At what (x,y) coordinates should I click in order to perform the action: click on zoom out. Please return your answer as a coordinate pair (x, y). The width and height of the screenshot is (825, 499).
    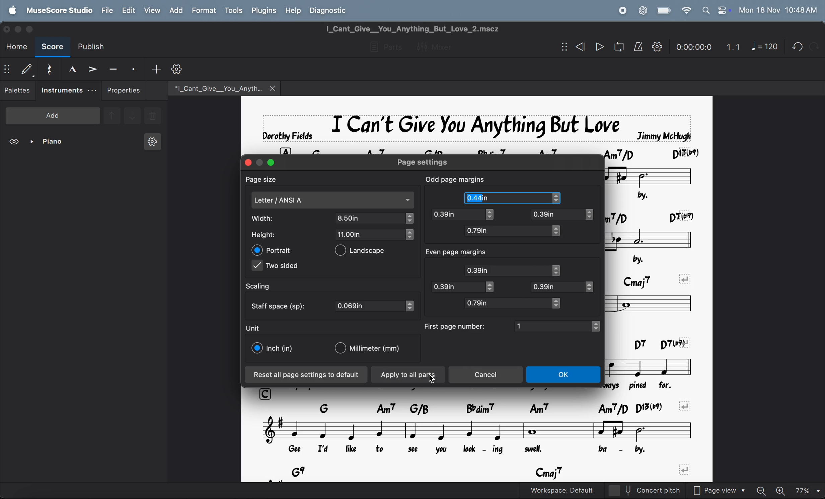
    Looking at the image, I should click on (764, 488).